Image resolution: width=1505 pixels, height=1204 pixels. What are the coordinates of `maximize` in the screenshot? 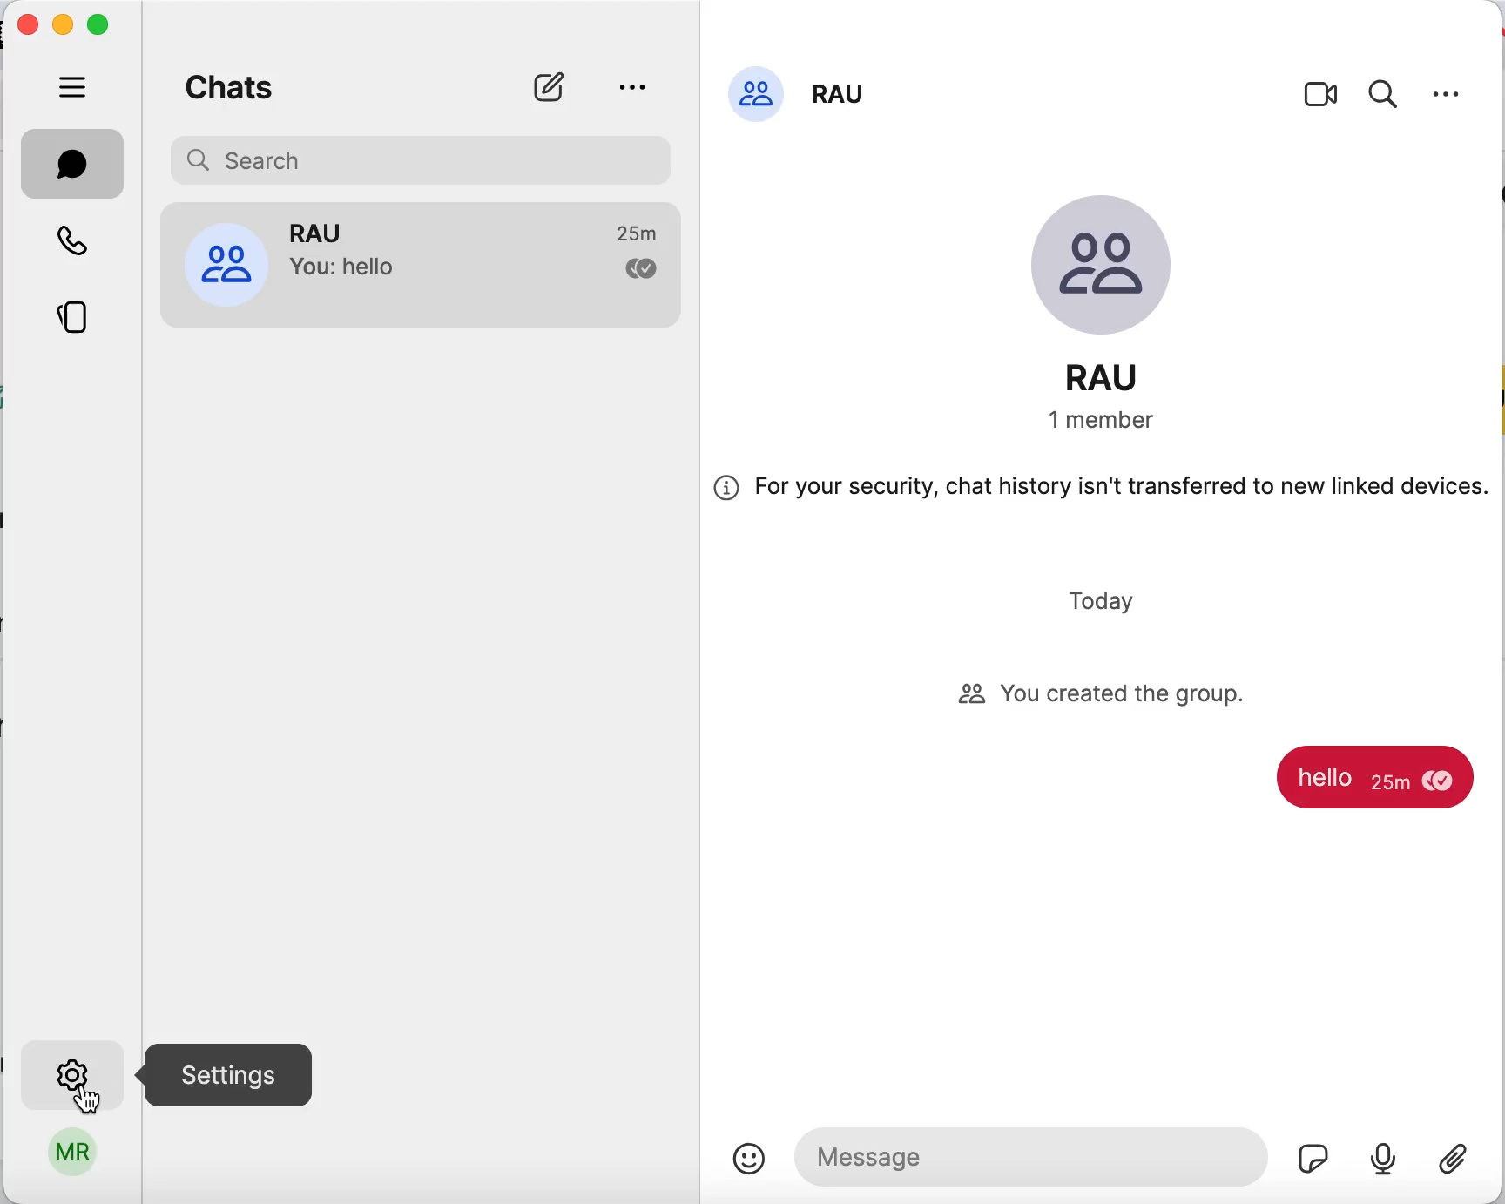 It's located at (103, 27).